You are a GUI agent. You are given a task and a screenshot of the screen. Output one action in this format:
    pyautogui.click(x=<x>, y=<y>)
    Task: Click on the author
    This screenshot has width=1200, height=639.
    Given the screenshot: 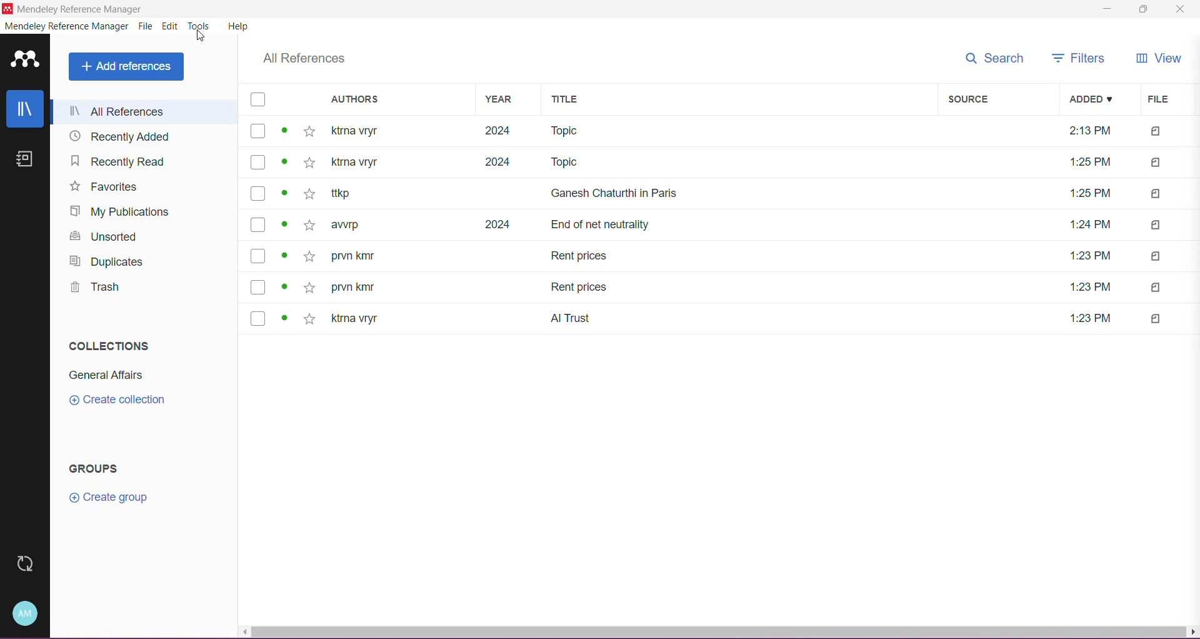 What is the action you would take?
    pyautogui.click(x=353, y=288)
    